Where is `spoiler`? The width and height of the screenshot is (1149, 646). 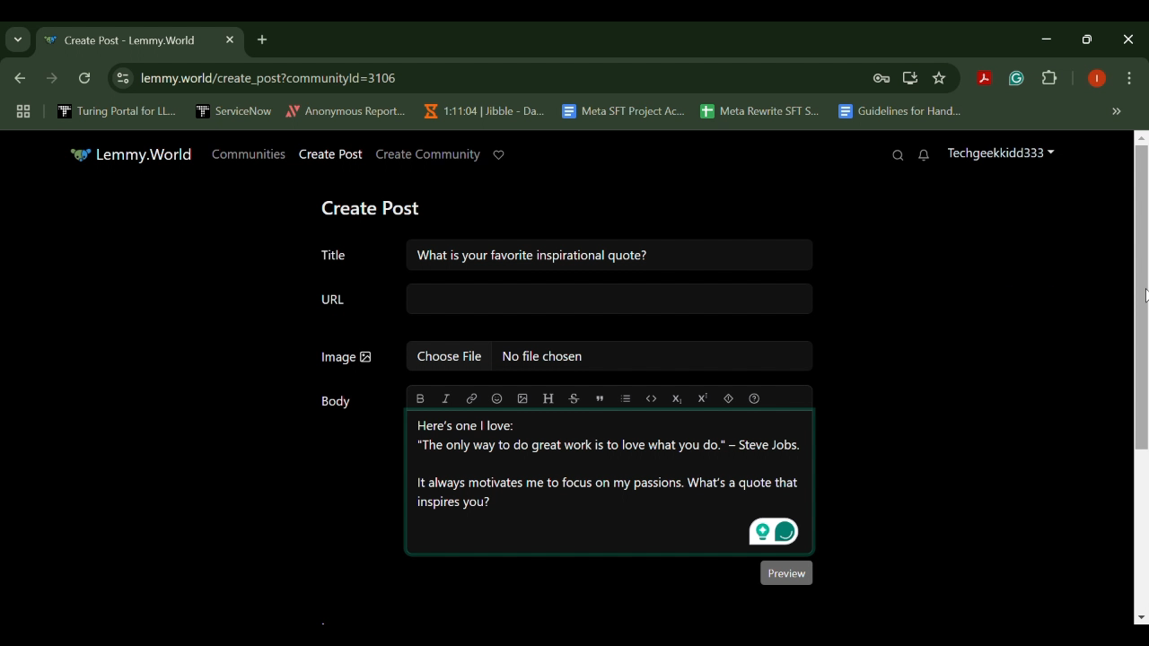
spoiler is located at coordinates (728, 397).